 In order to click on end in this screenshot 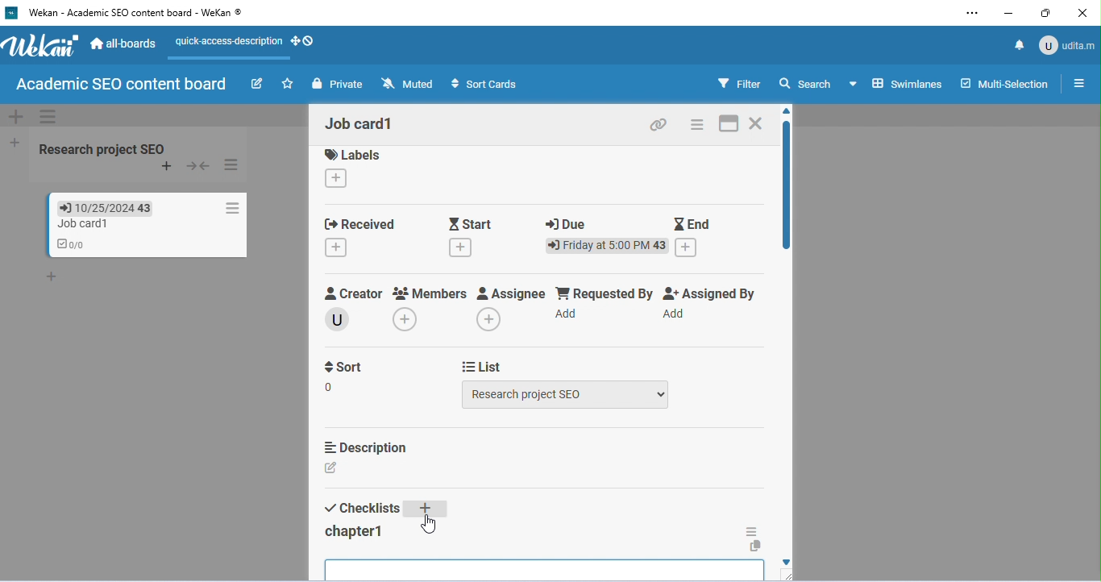, I will do `click(693, 226)`.